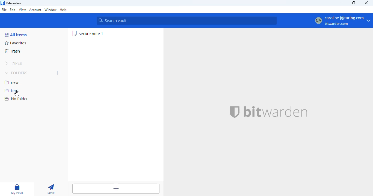 This screenshot has width=373, height=196. What do you see at coordinates (342, 21) in the screenshot?
I see `profile` at bounding box center [342, 21].